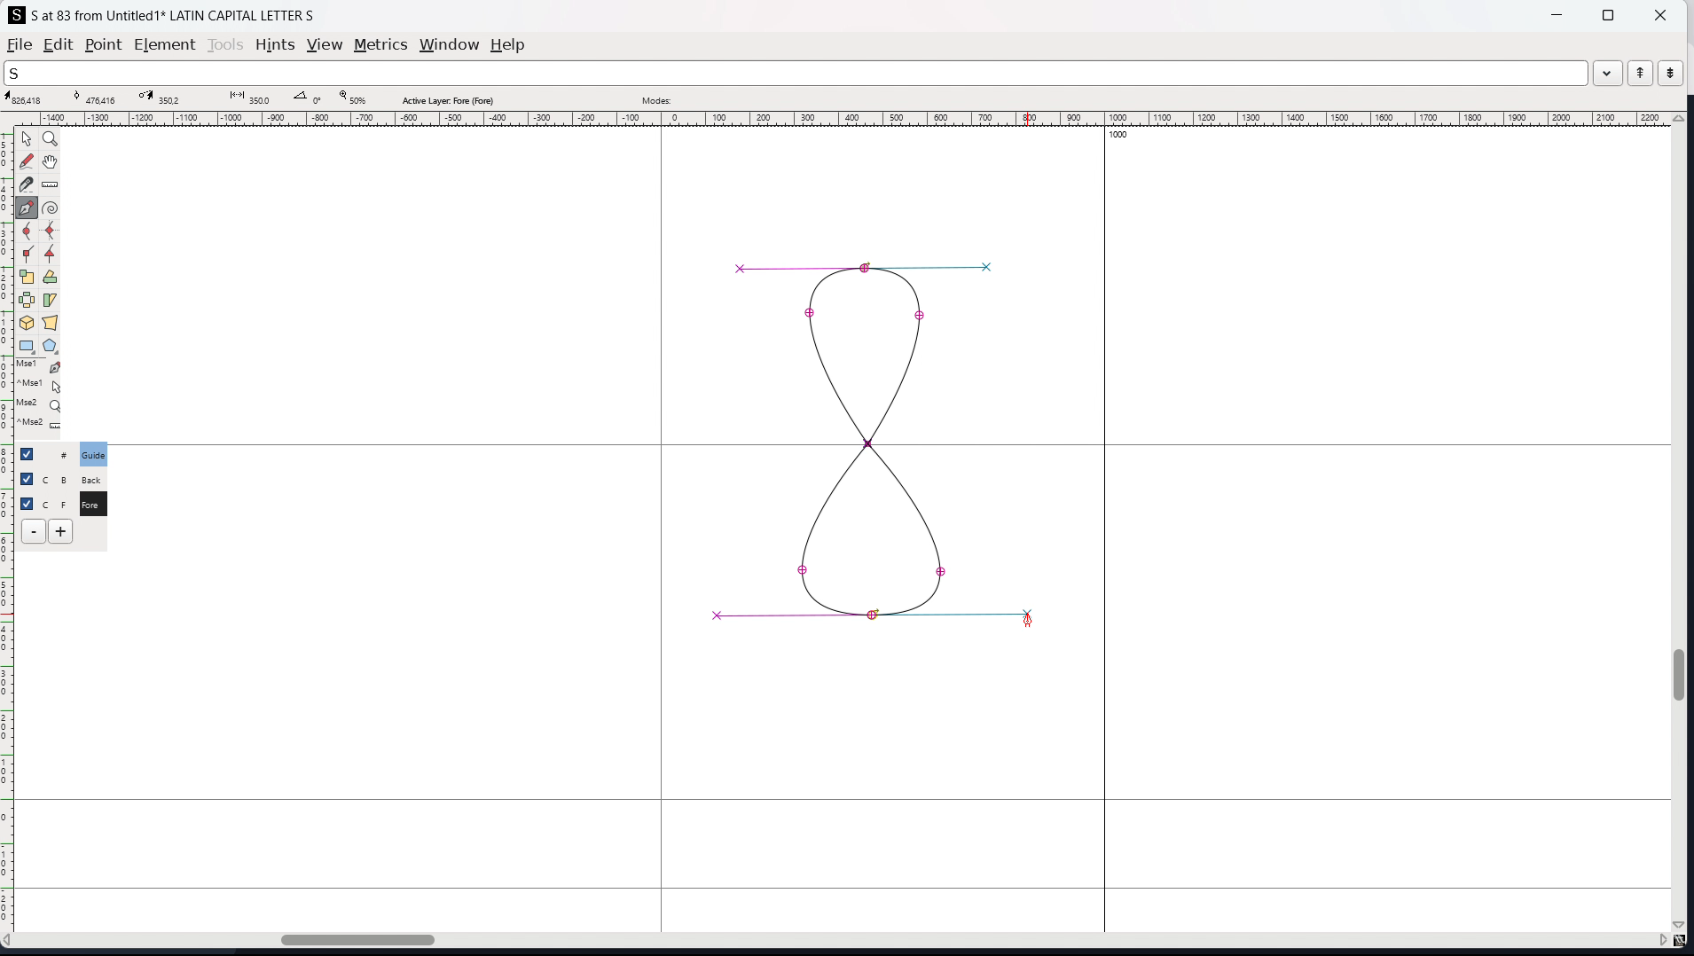 The width and height of the screenshot is (1694, 956). I want to click on angle between points, so click(310, 97).